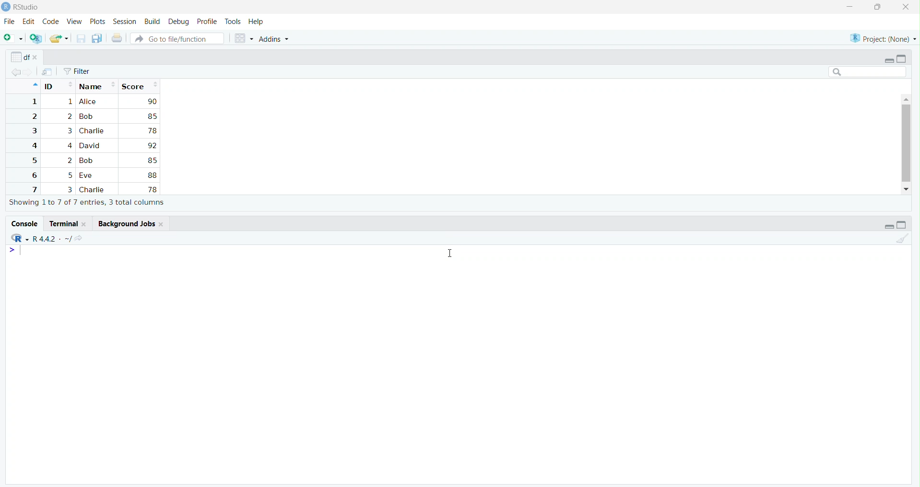  I want to click on up, so click(34, 85).